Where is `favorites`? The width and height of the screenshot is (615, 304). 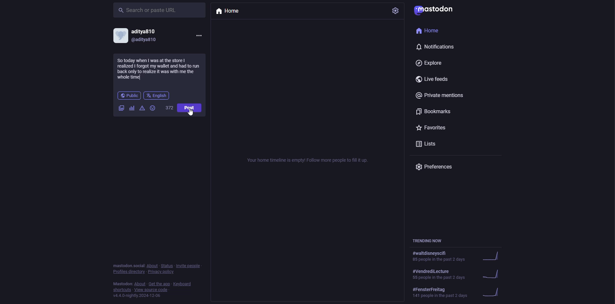 favorites is located at coordinates (432, 128).